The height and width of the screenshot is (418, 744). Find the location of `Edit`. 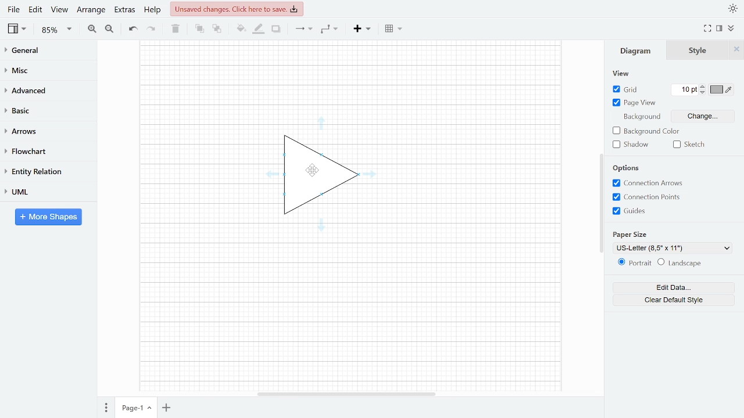

Edit is located at coordinates (36, 9).